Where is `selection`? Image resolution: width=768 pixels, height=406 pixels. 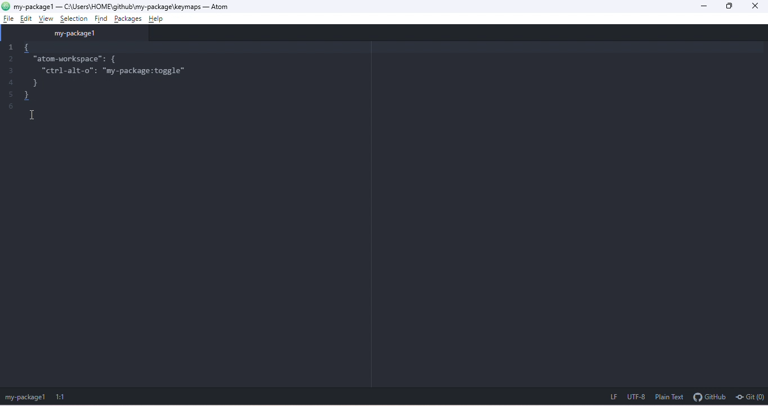 selection is located at coordinates (75, 17).